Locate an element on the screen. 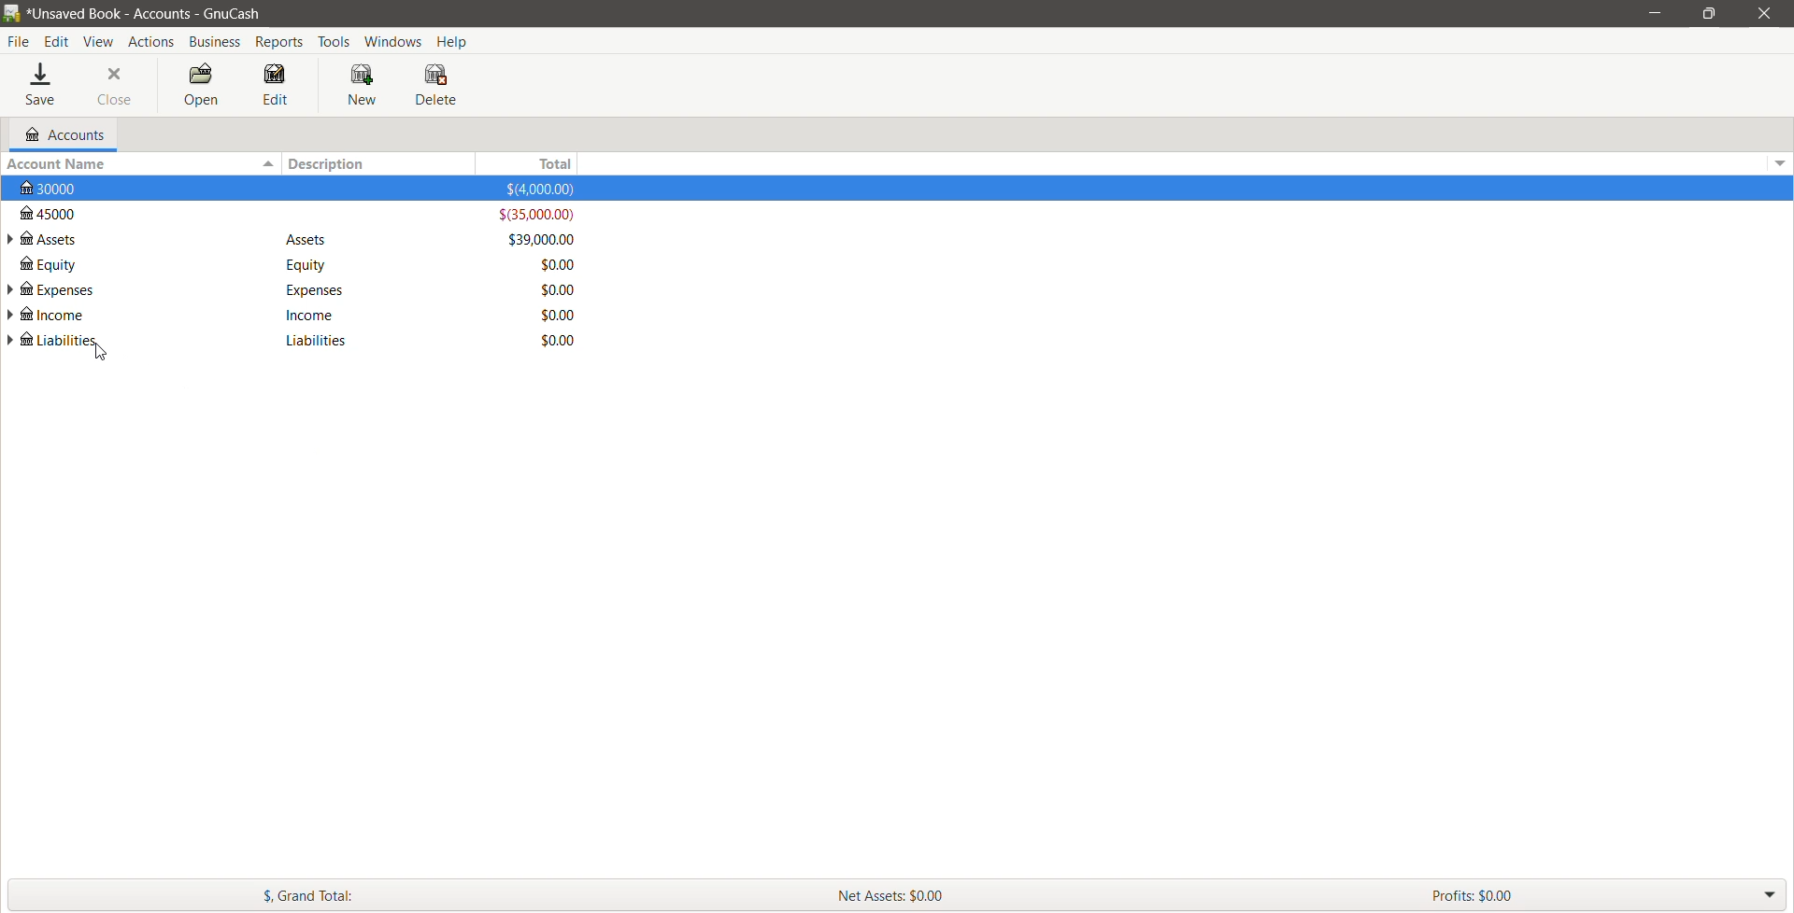  Accounts is located at coordinates (63, 134).